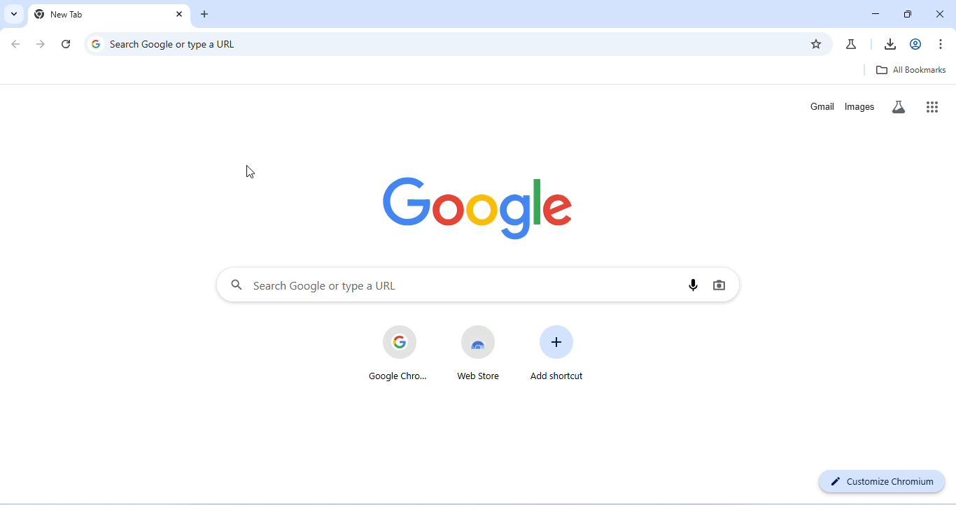 This screenshot has width=956, height=505. I want to click on customize and control chromium, so click(942, 44).